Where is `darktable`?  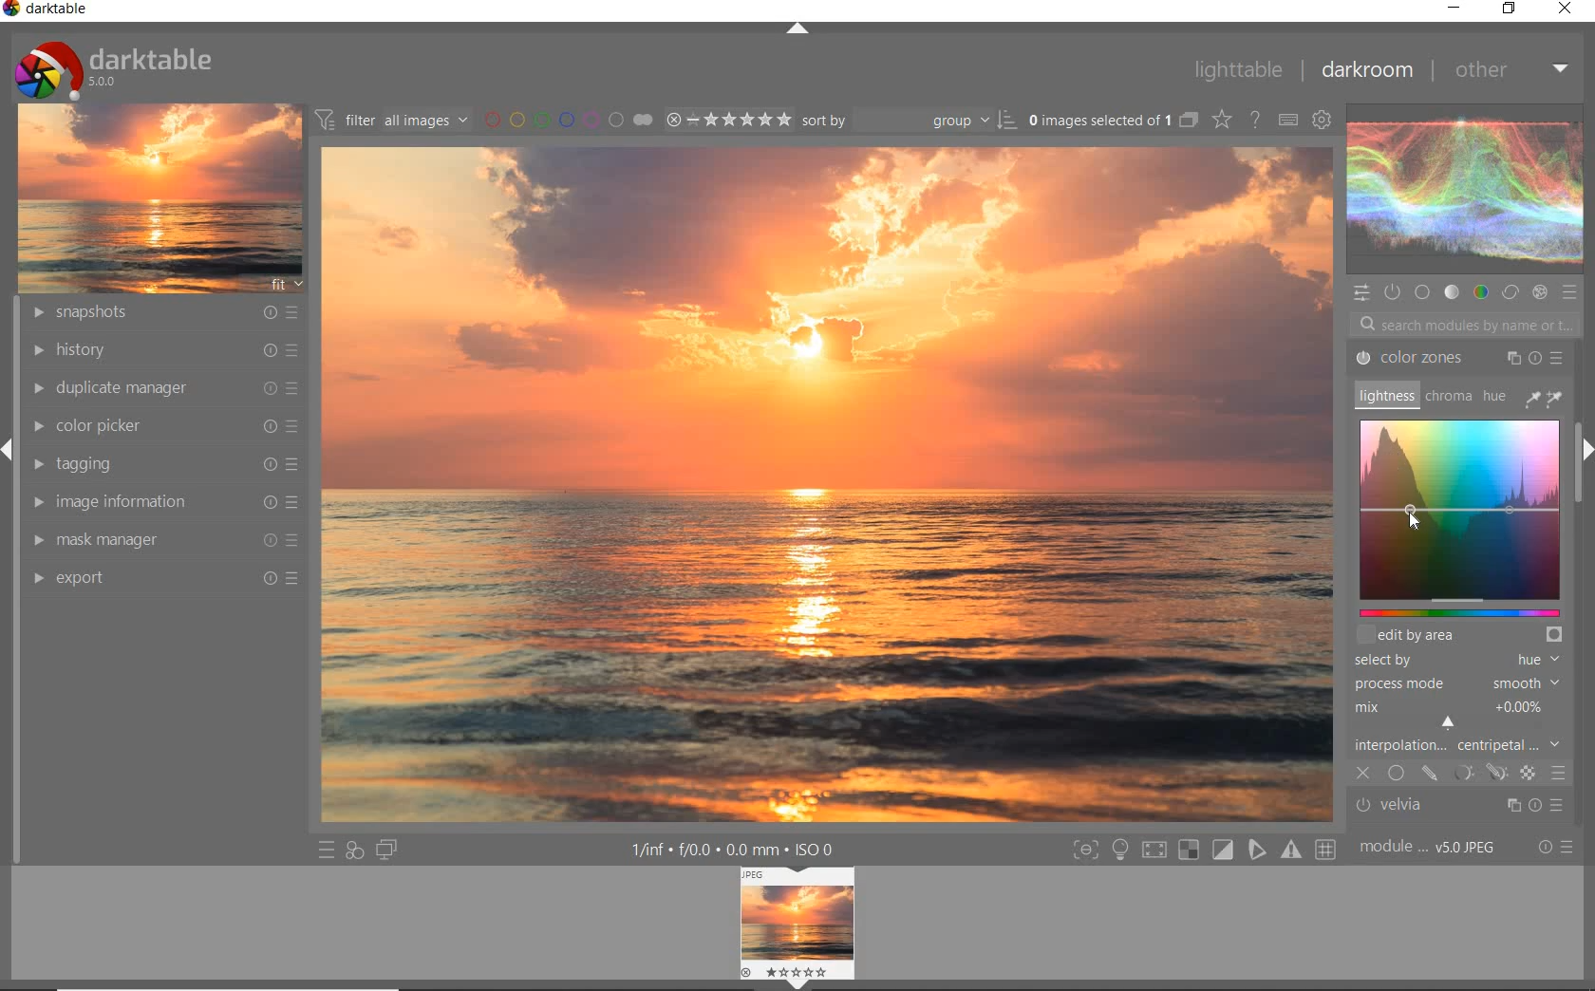 darktable is located at coordinates (48, 10).